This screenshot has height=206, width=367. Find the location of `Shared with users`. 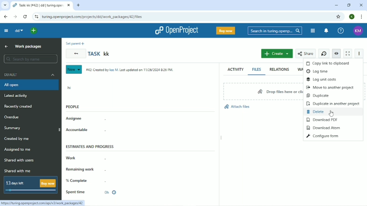

Shared with users is located at coordinates (20, 160).